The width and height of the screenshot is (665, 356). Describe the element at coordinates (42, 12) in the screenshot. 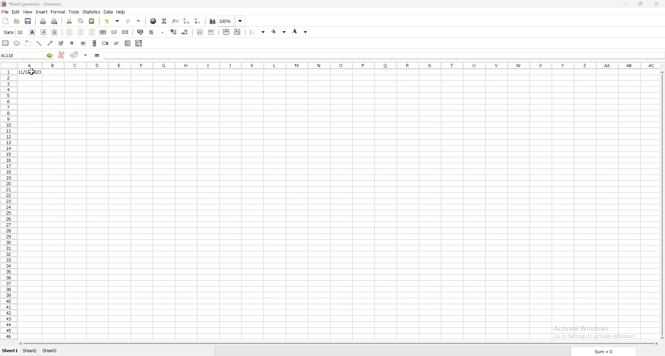

I see `insert` at that location.